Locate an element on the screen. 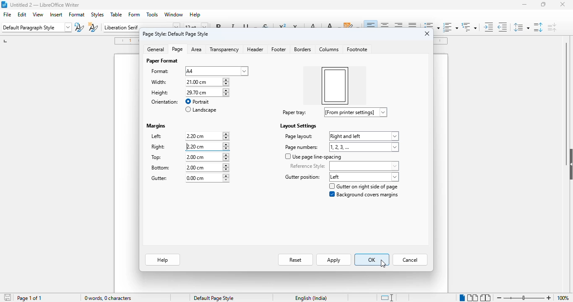  help is located at coordinates (163, 259).